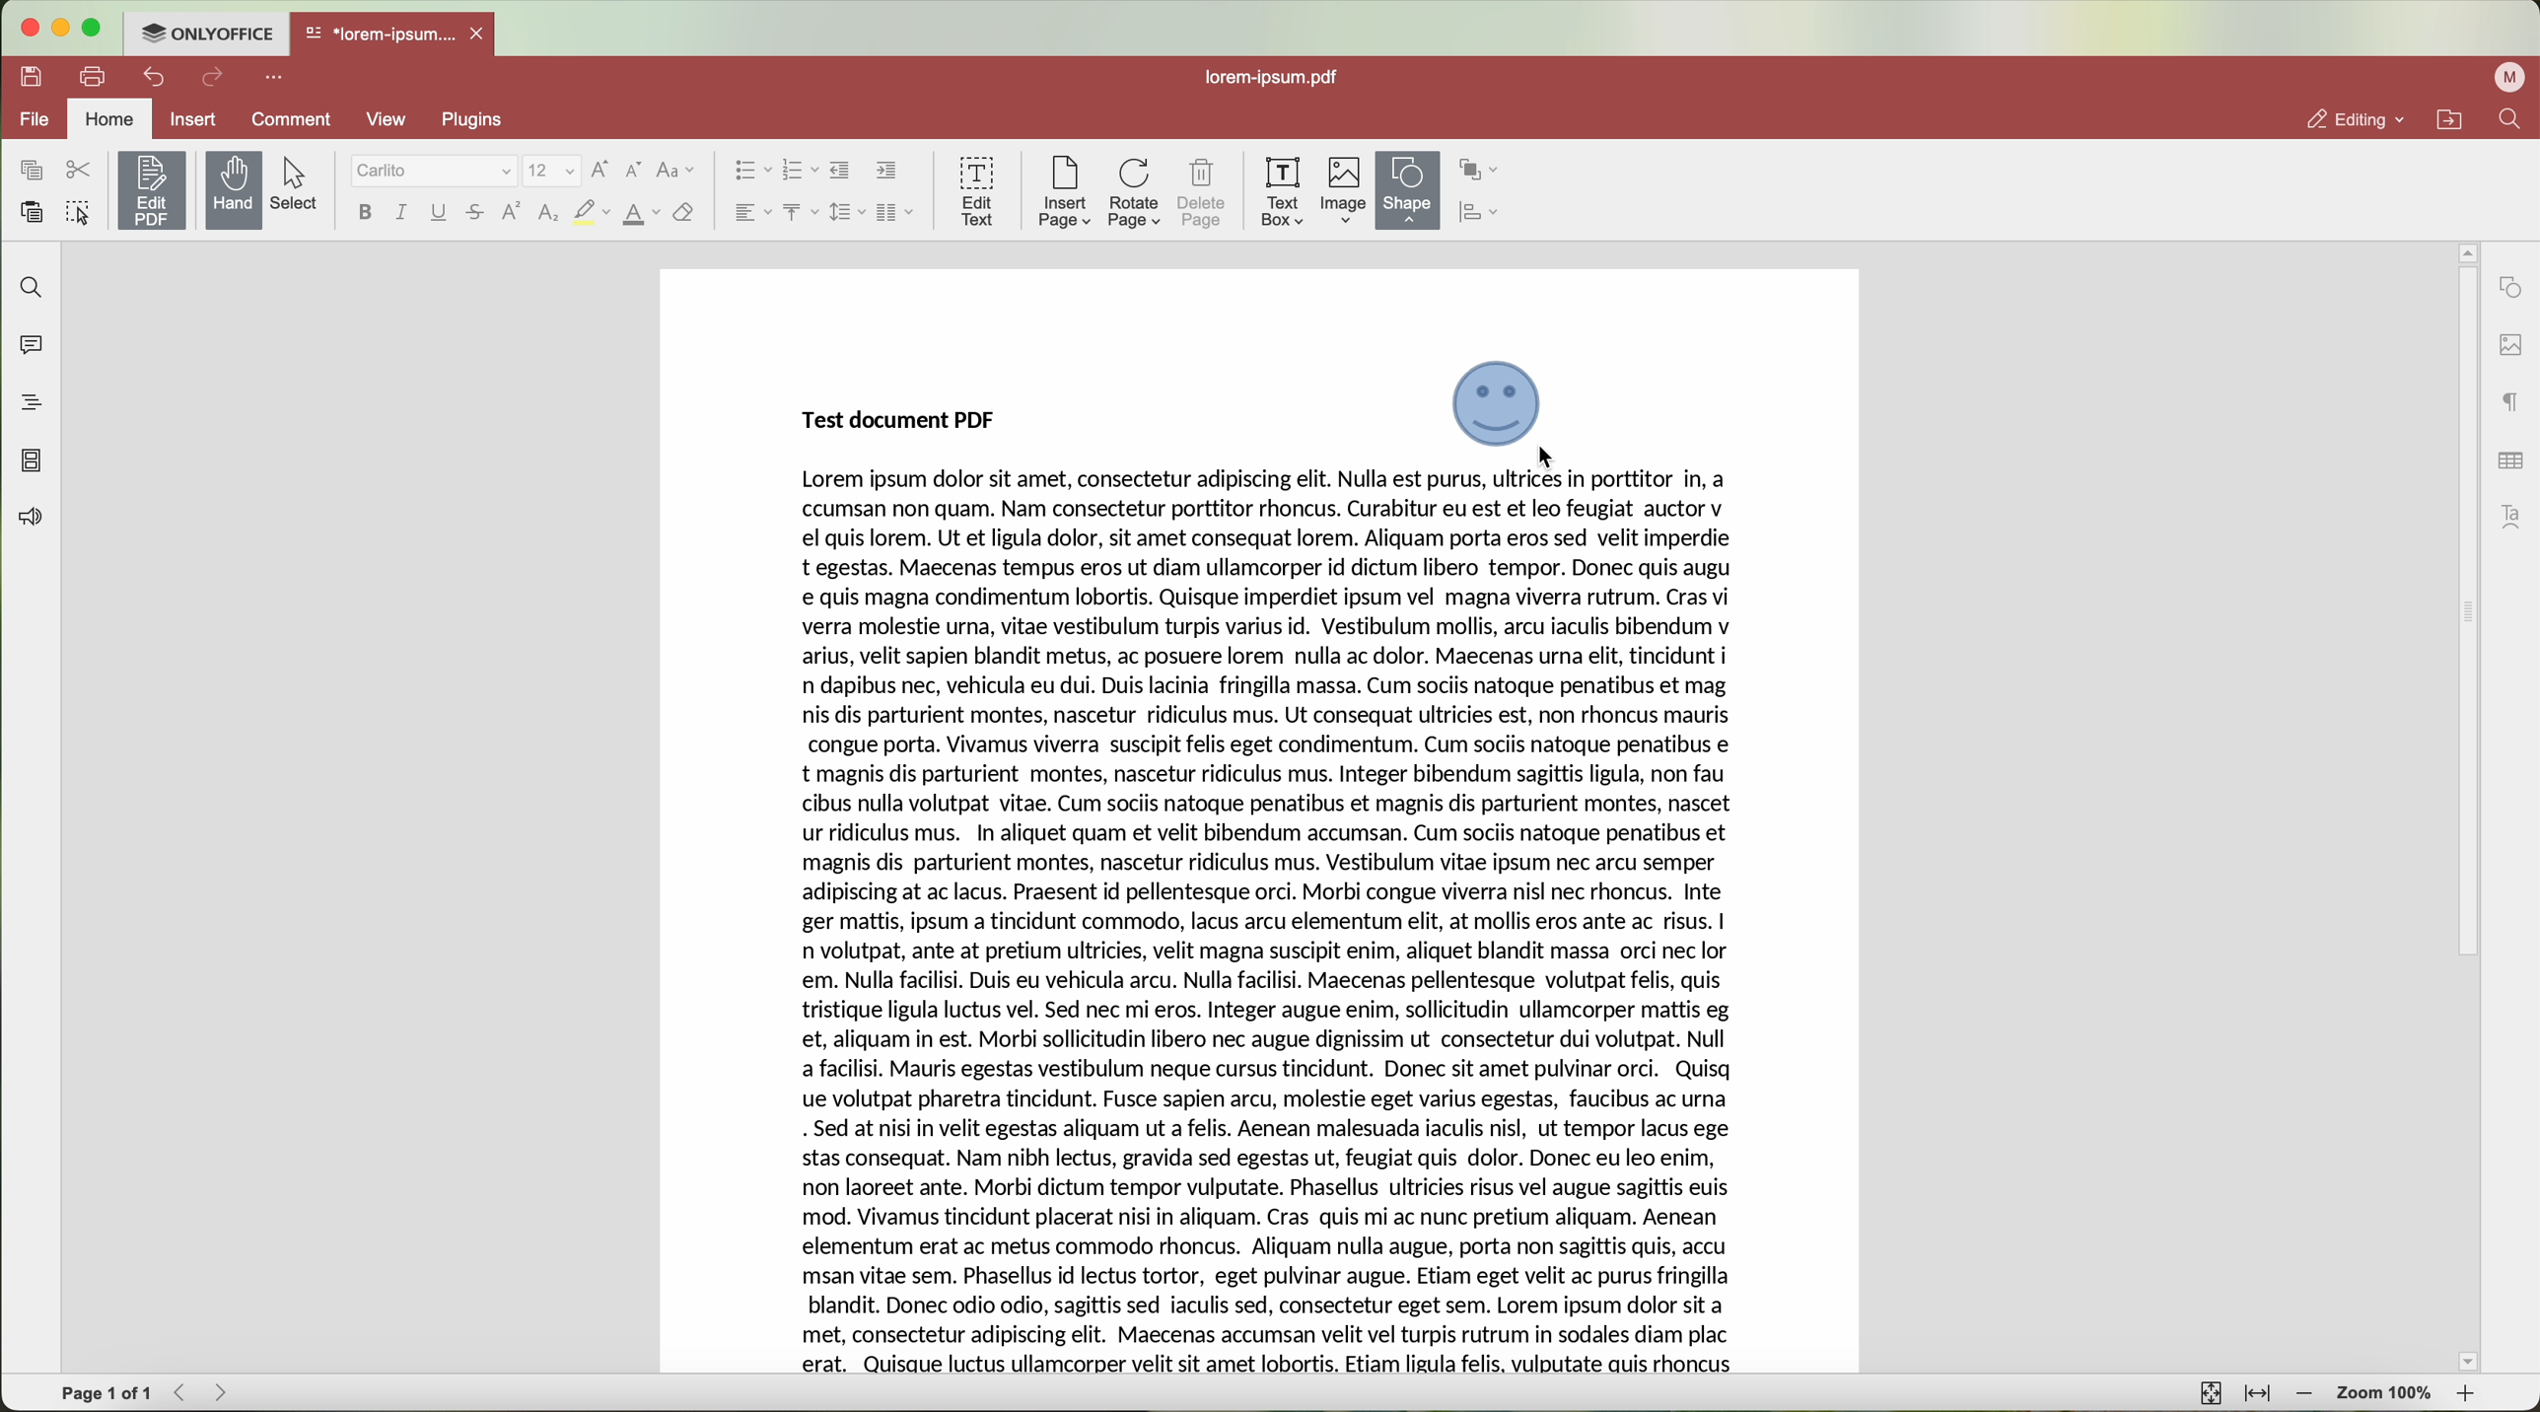 The image size is (2540, 1412). Describe the element at coordinates (1256, 922) in the screenshot. I see `TEST DOCUMENT PDF CONTENT` at that location.